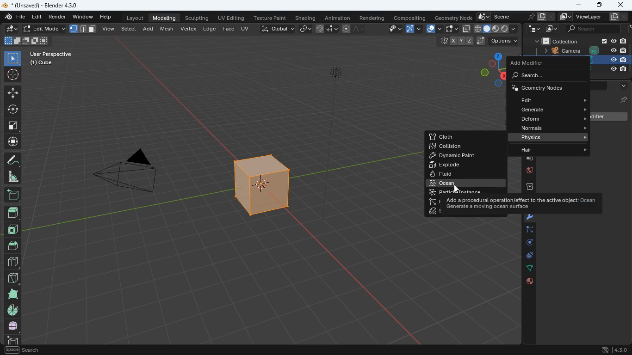 This screenshot has width=632, height=355. I want to click on cloth, so click(454, 136).